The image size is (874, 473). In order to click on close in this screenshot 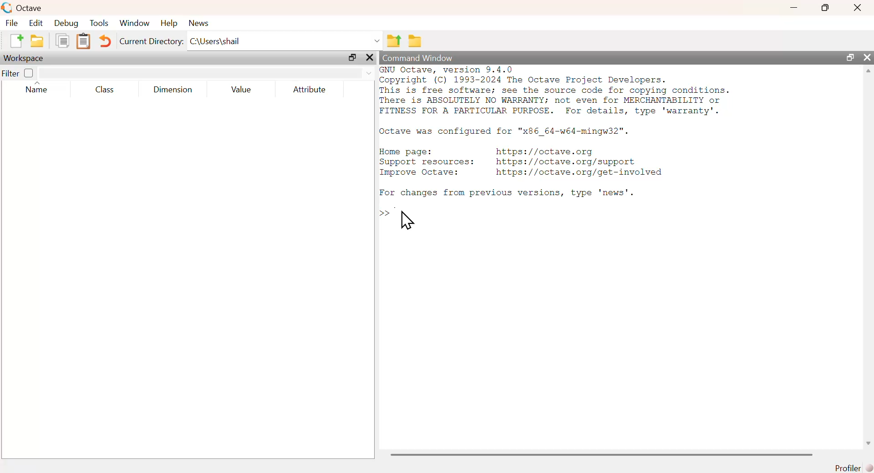, I will do `click(869, 58)`.